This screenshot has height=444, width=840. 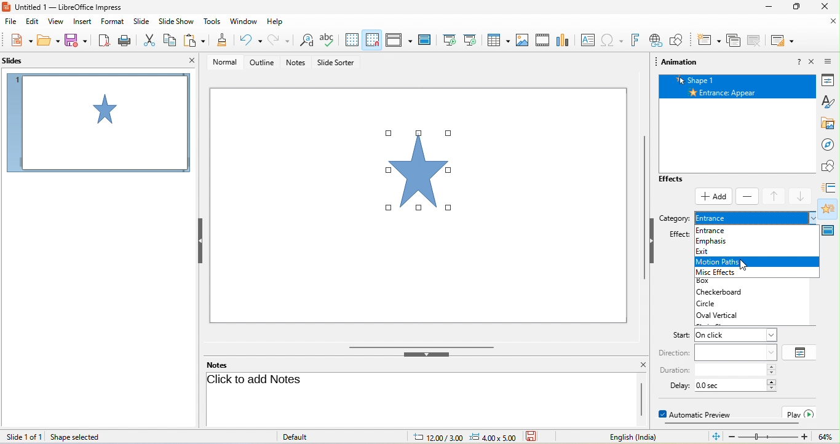 What do you see at coordinates (772, 367) in the screenshot?
I see `increase duration` at bounding box center [772, 367].